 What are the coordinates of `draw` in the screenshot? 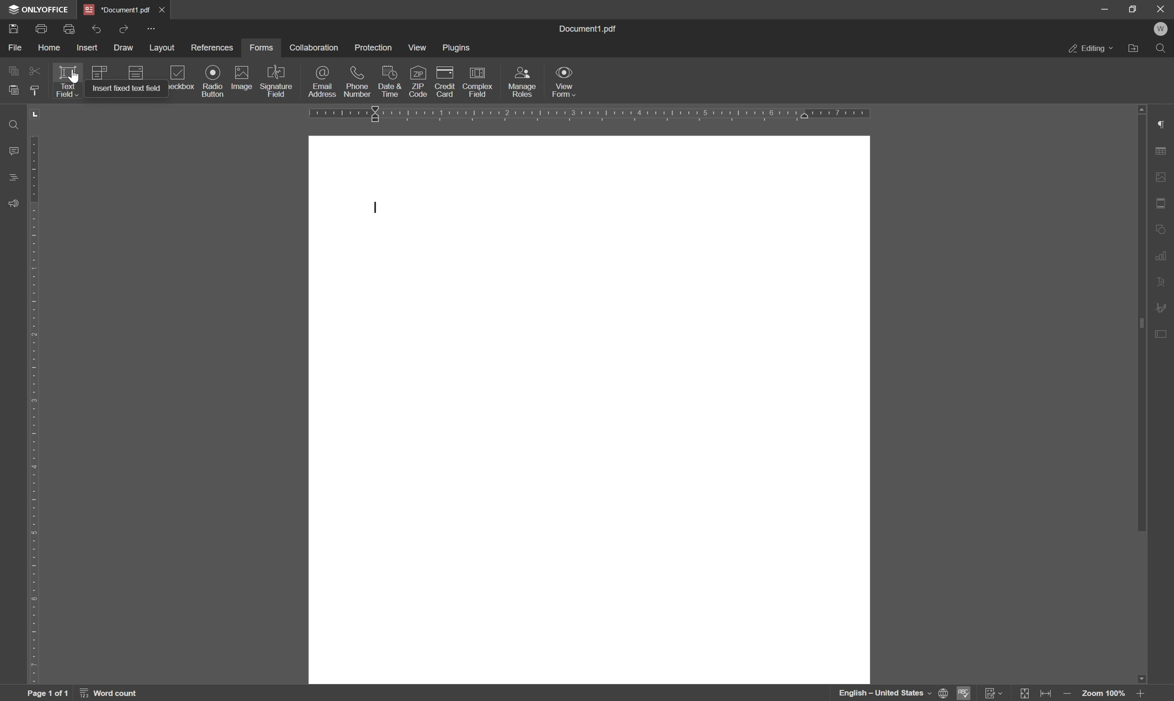 It's located at (124, 49).